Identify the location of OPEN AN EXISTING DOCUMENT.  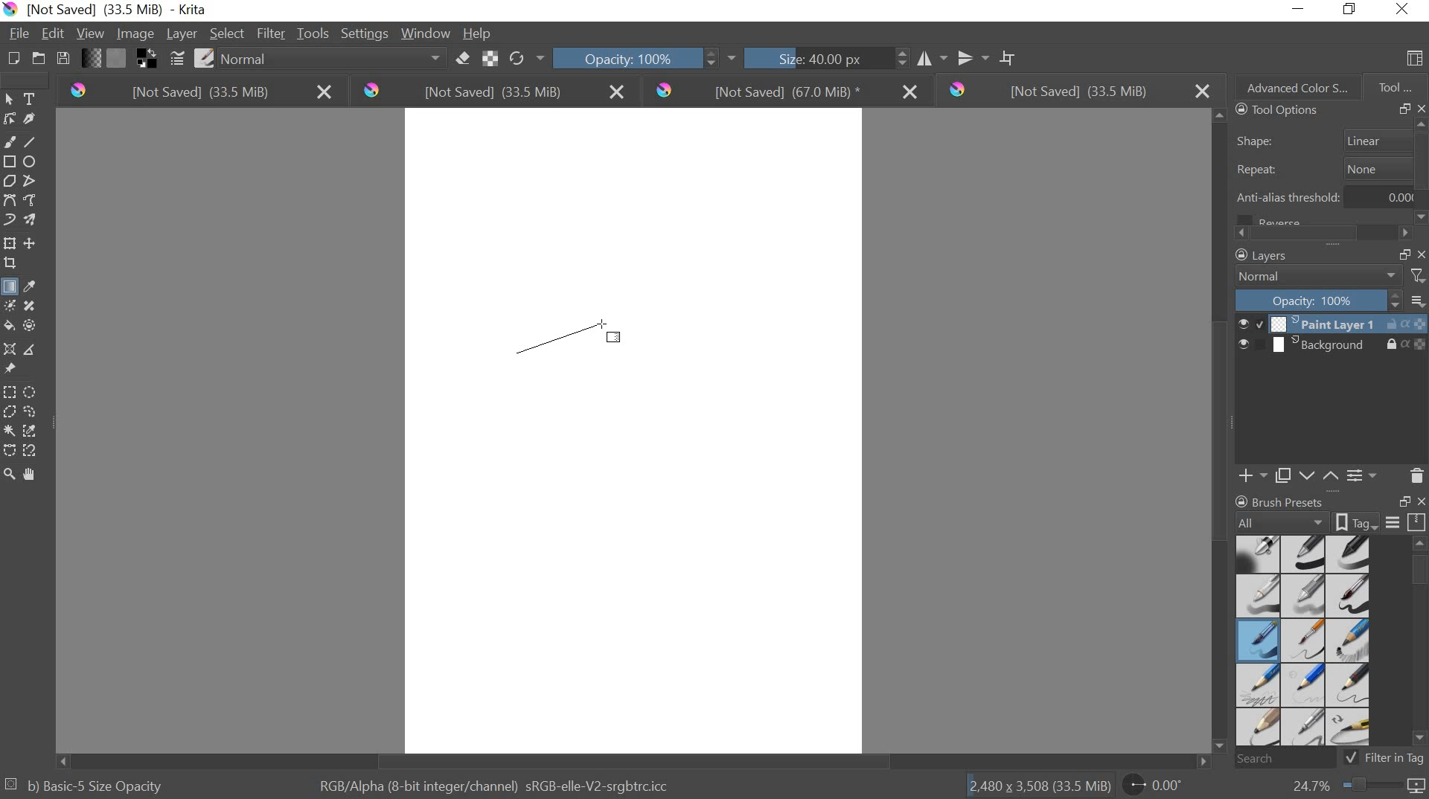
(36, 60).